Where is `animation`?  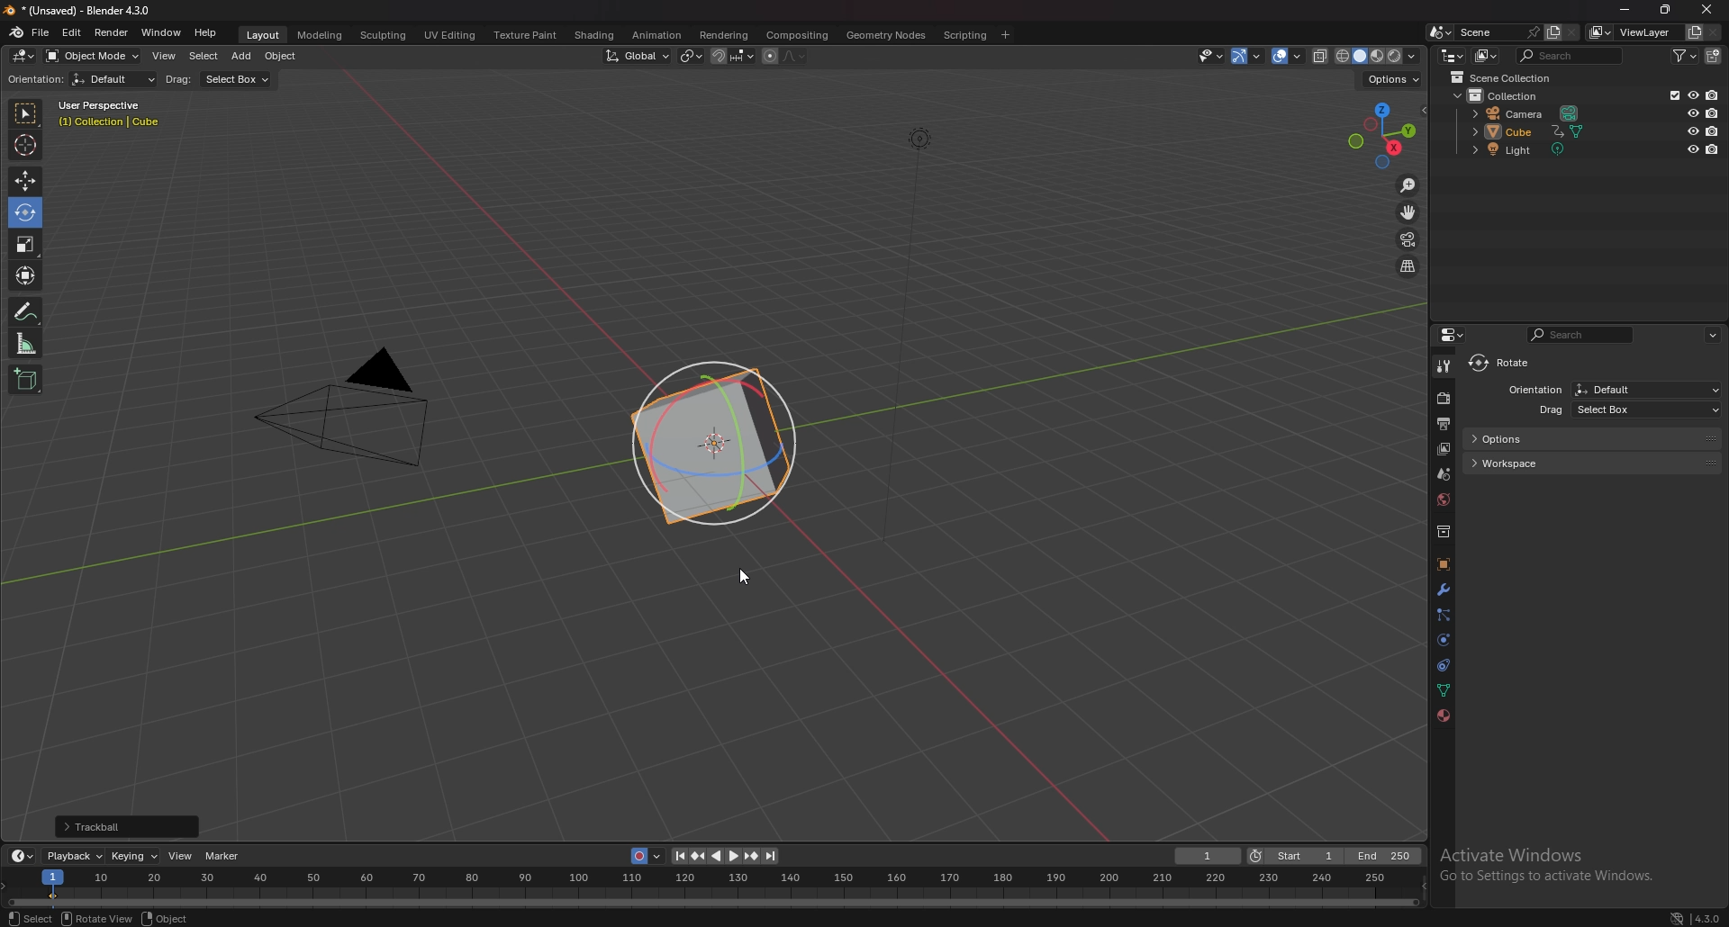 animation is located at coordinates (657, 35).